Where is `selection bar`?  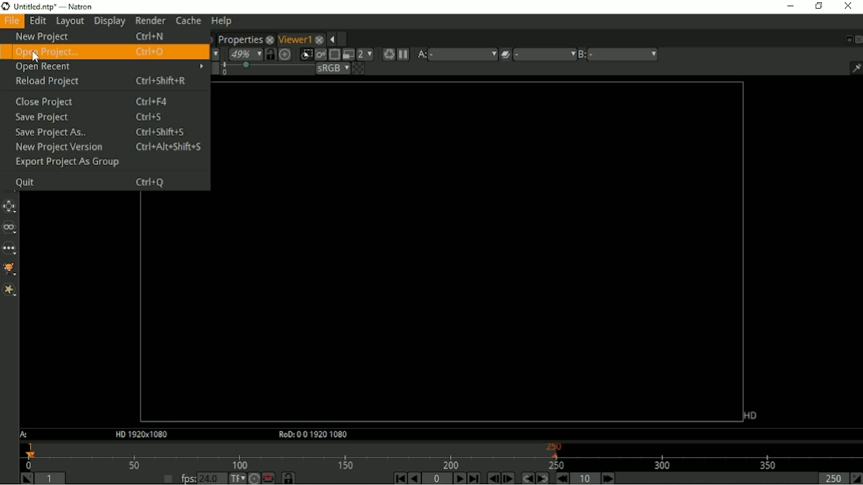
selection bar is located at coordinates (266, 69).